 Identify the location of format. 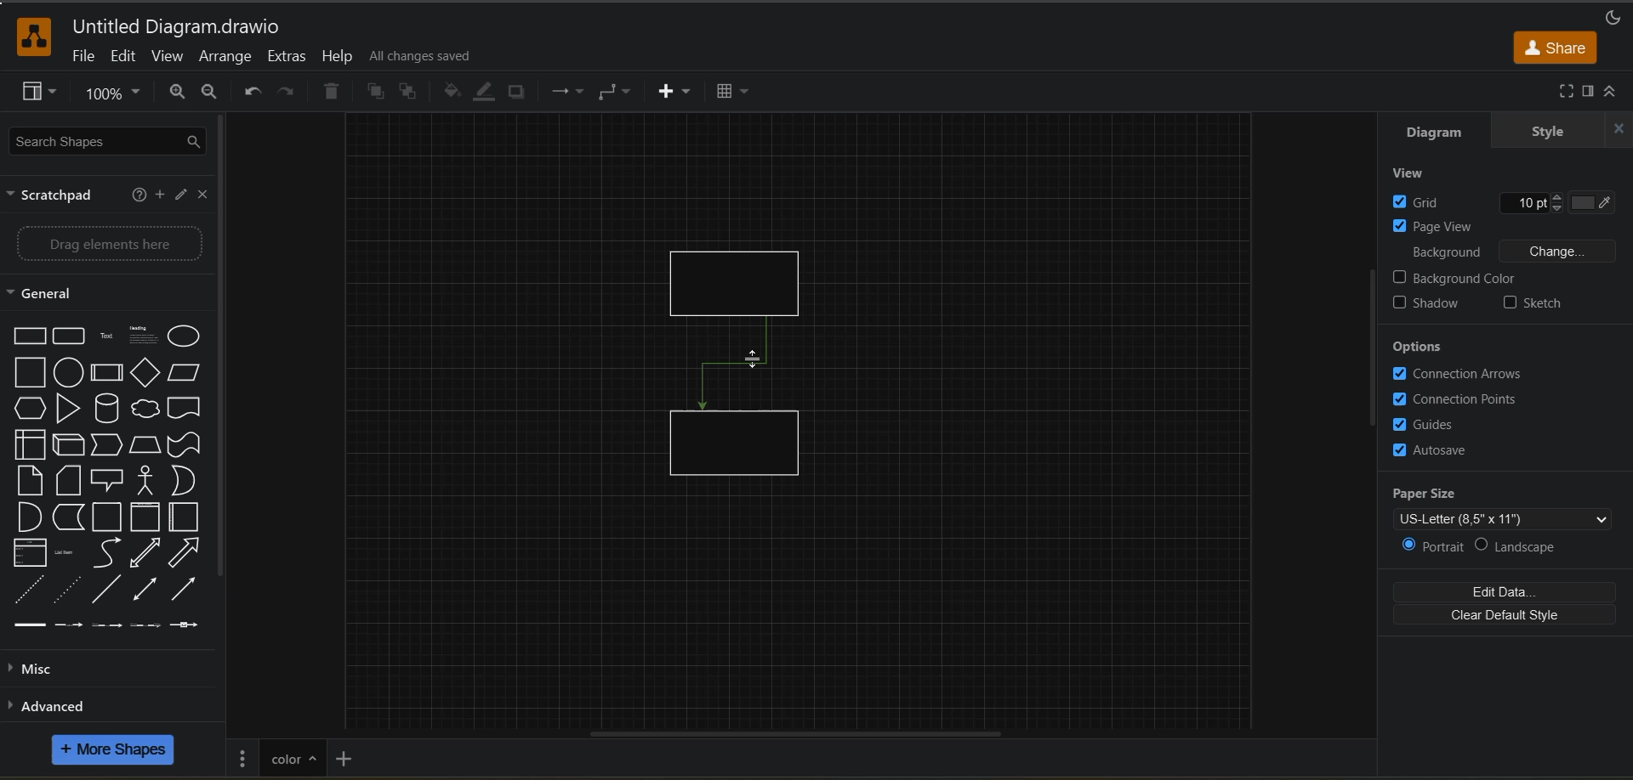
(1586, 92).